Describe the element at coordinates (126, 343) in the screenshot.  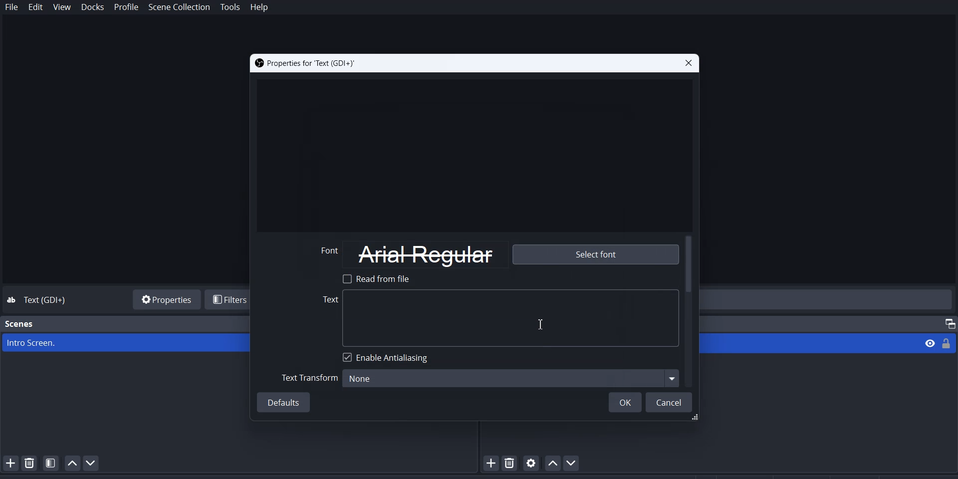
I see `Intro Screen` at that location.